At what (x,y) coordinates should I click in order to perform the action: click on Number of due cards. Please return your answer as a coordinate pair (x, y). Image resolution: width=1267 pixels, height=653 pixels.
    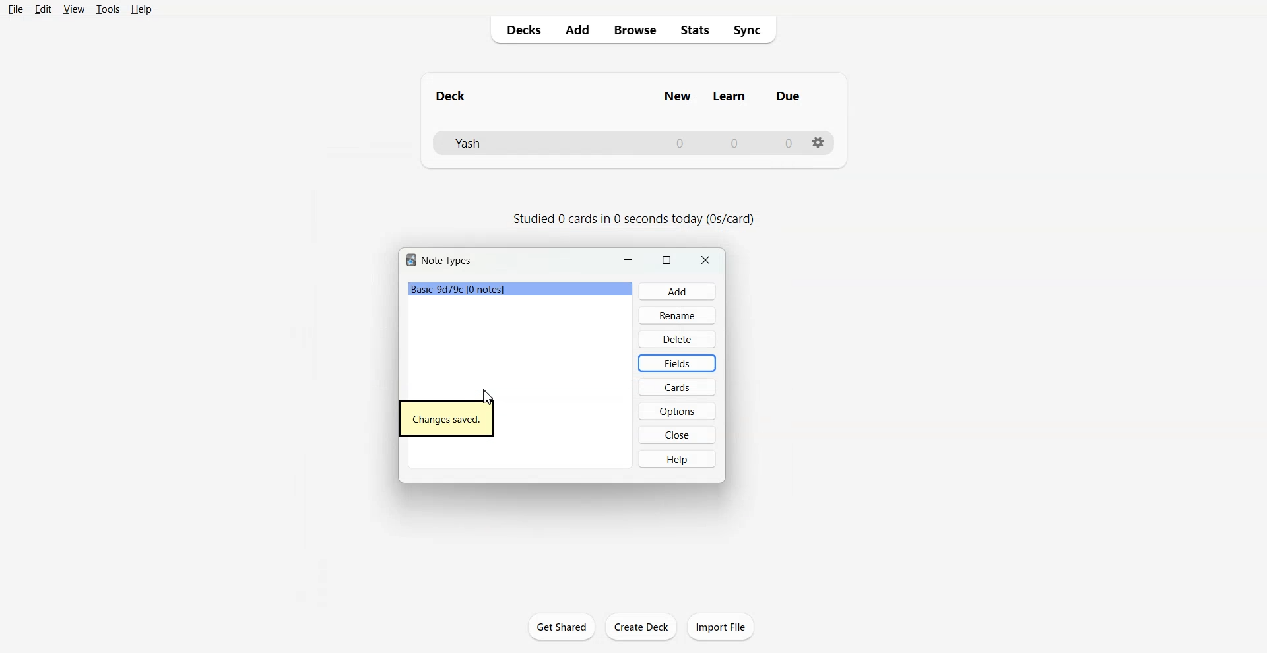
    Looking at the image, I should click on (789, 143).